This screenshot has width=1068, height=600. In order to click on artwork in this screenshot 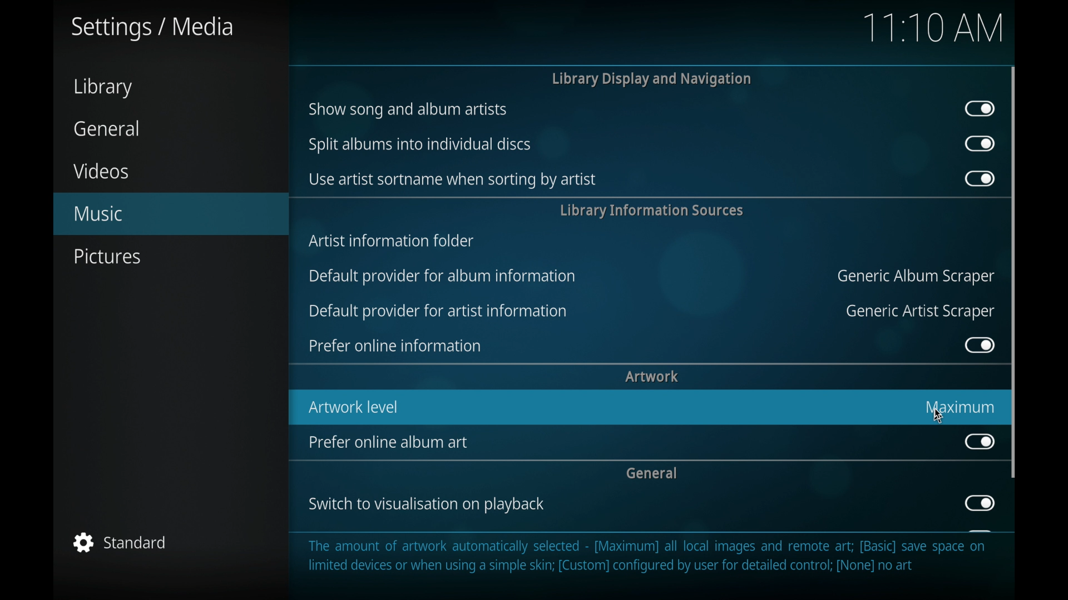, I will do `click(652, 376)`.